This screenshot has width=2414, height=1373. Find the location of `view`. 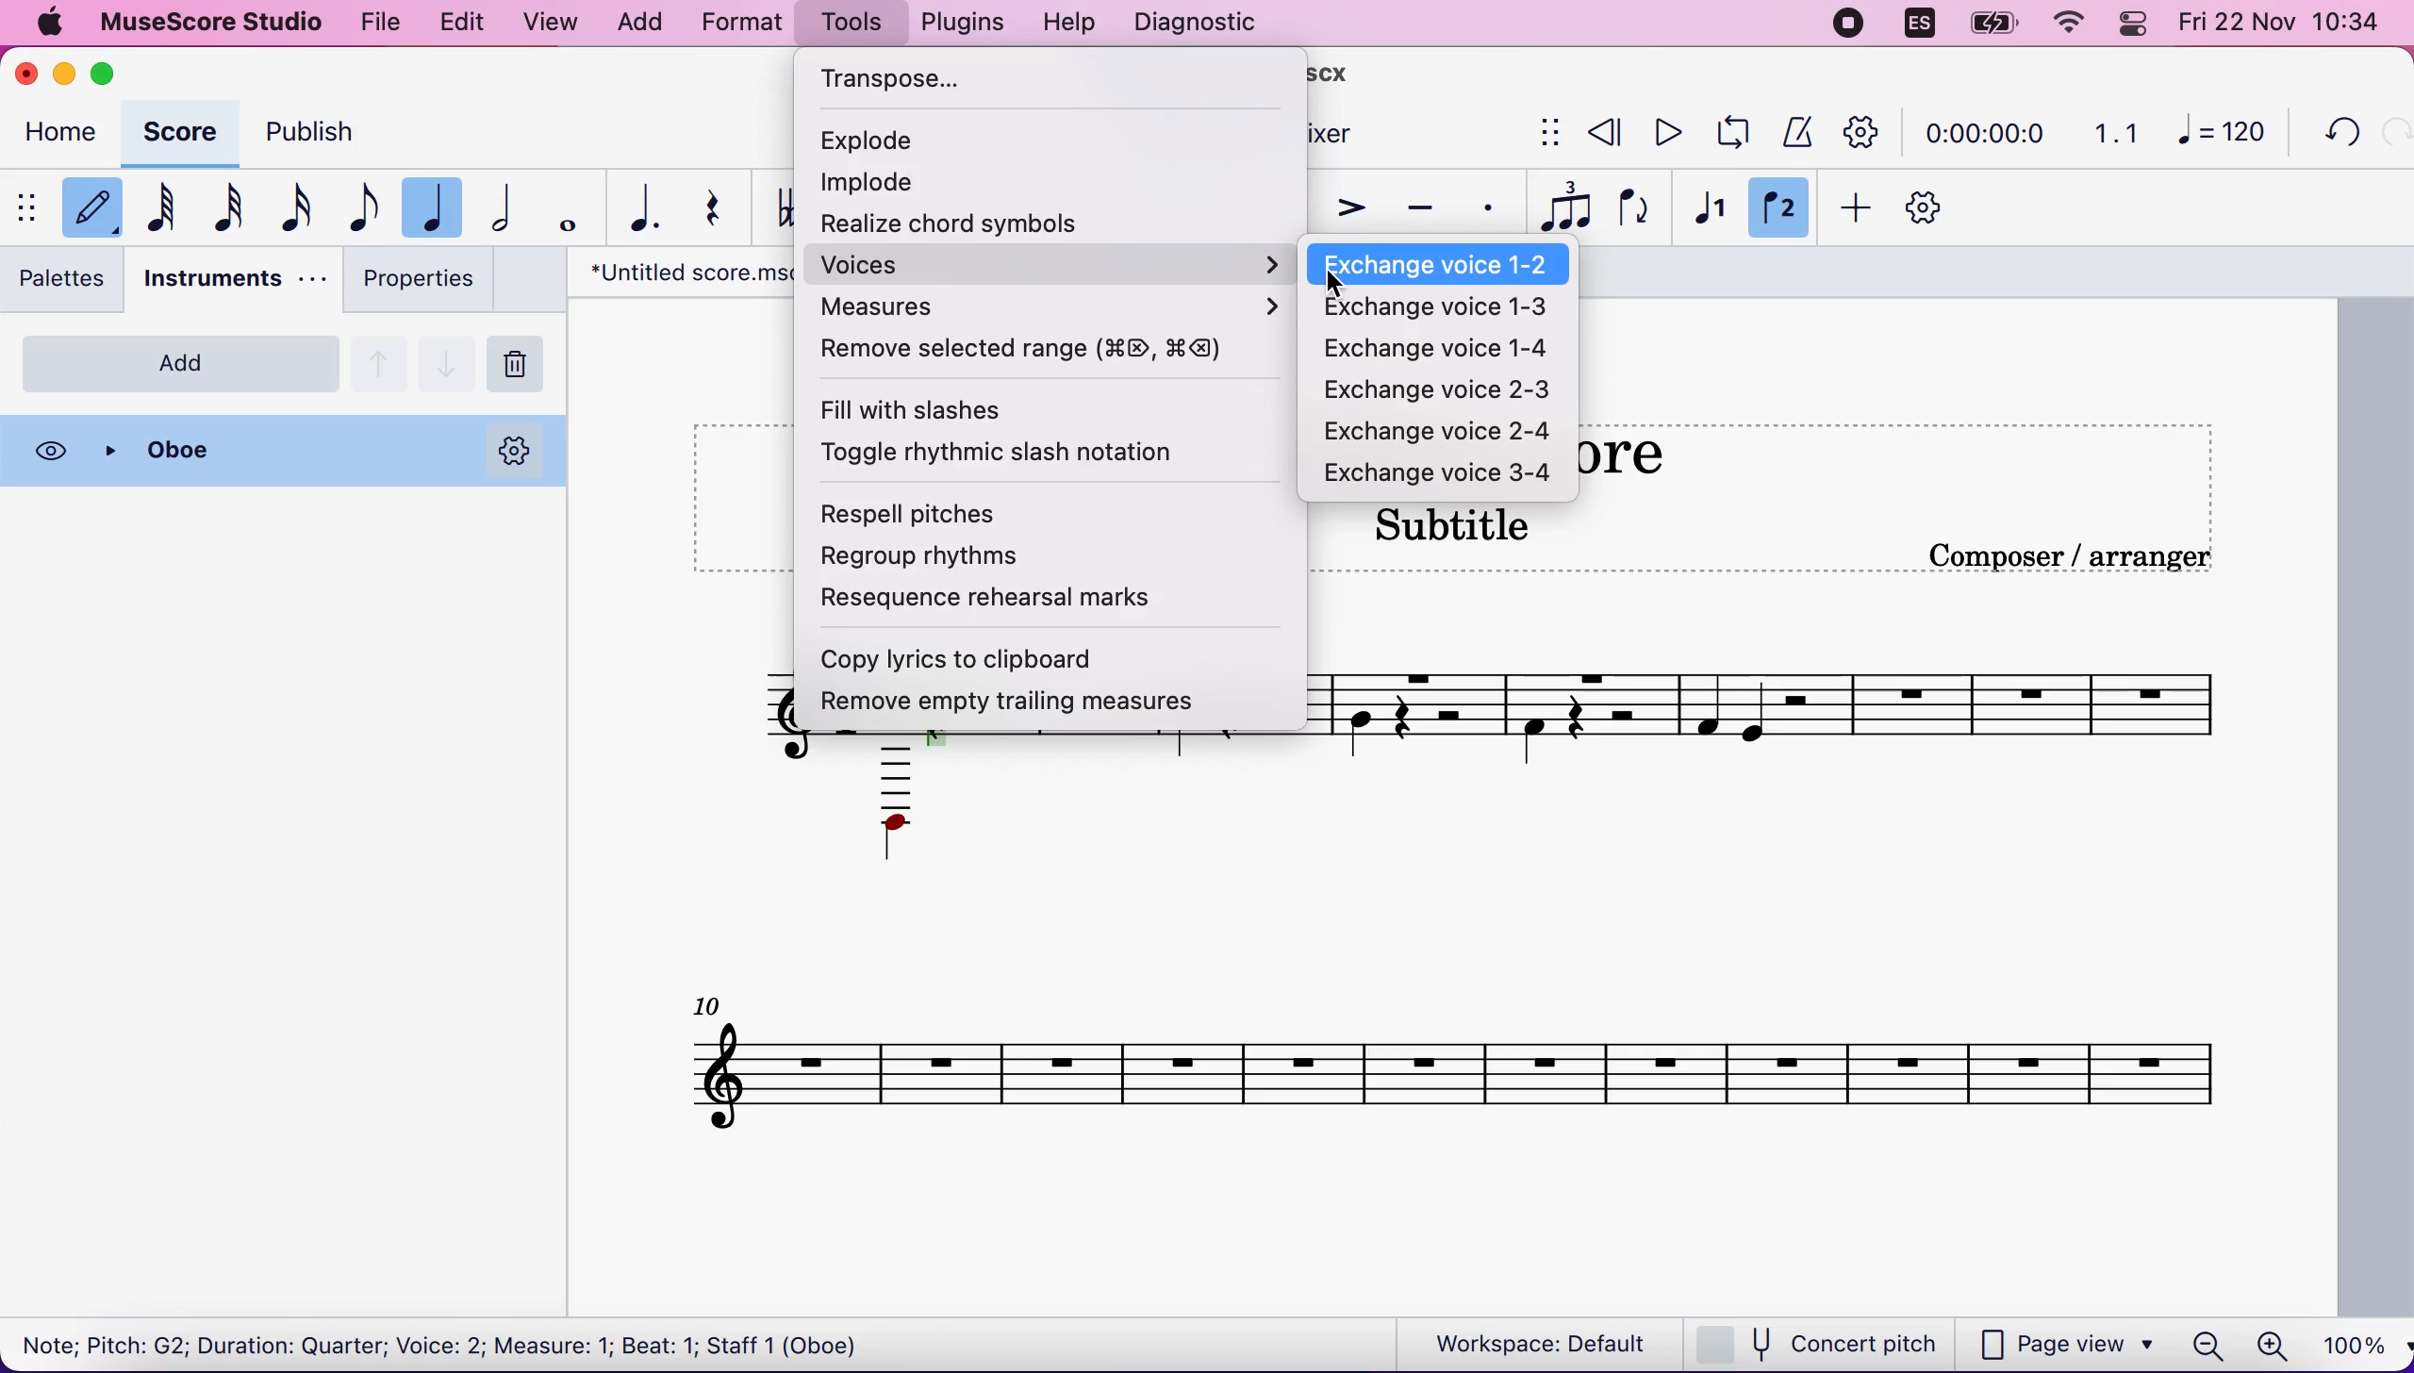

view is located at coordinates (556, 26).